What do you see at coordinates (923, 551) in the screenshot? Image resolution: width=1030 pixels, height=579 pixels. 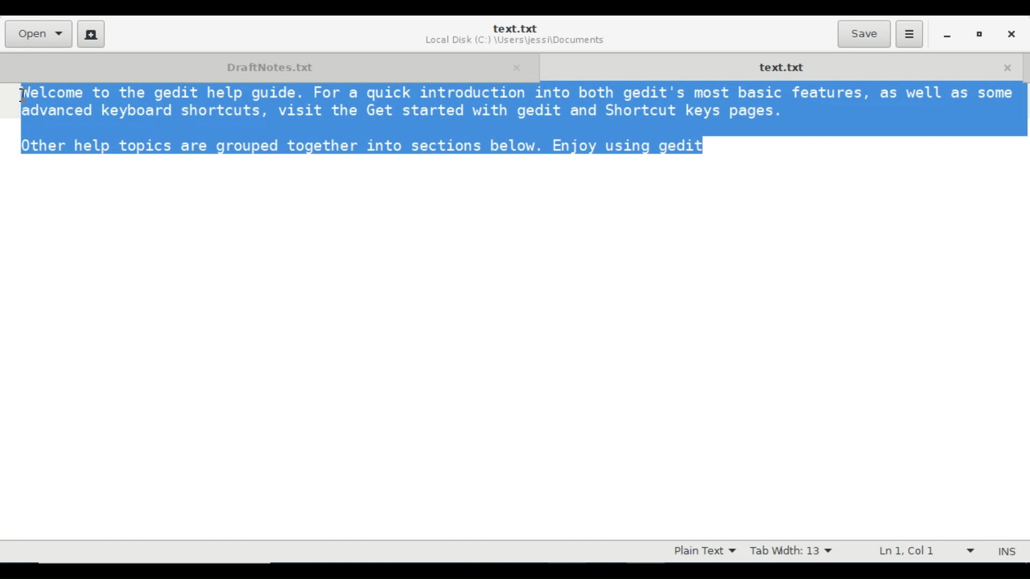 I see `Line & Column` at bounding box center [923, 551].